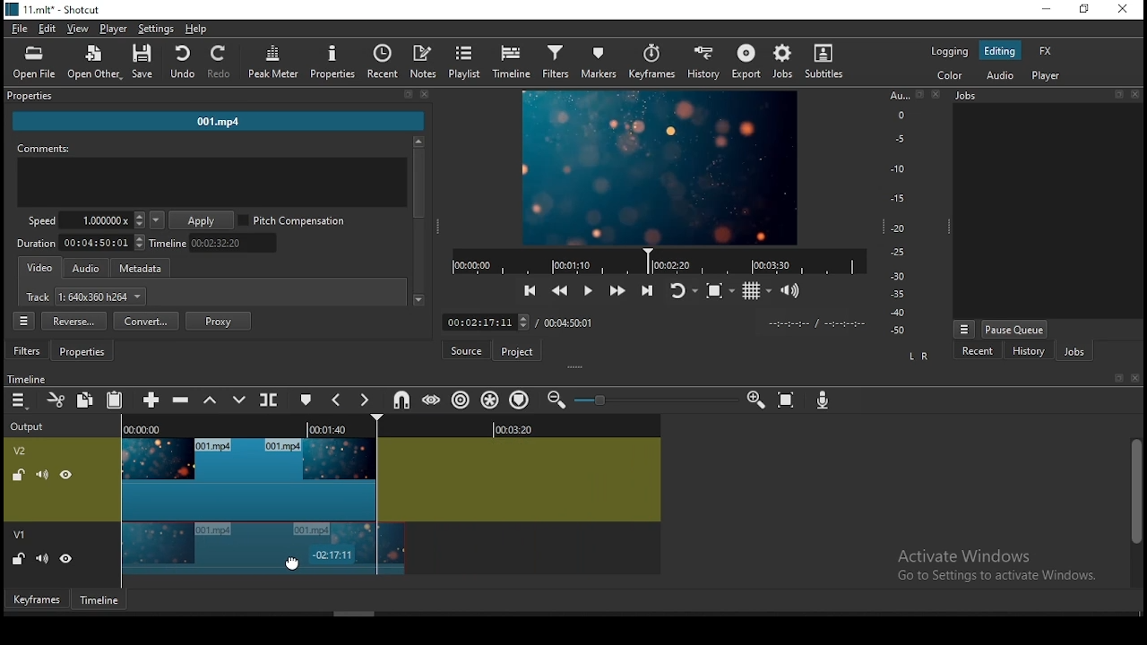 The image size is (1147, 645). Describe the element at coordinates (246, 478) in the screenshot. I see `video track V2 (split)` at that location.